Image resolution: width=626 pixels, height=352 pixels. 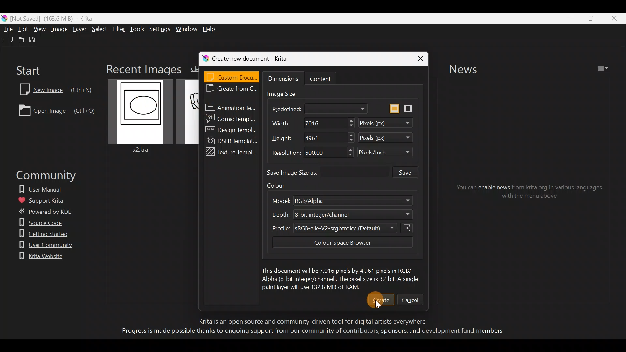 What do you see at coordinates (202, 58) in the screenshot?
I see `Krita logo` at bounding box center [202, 58].